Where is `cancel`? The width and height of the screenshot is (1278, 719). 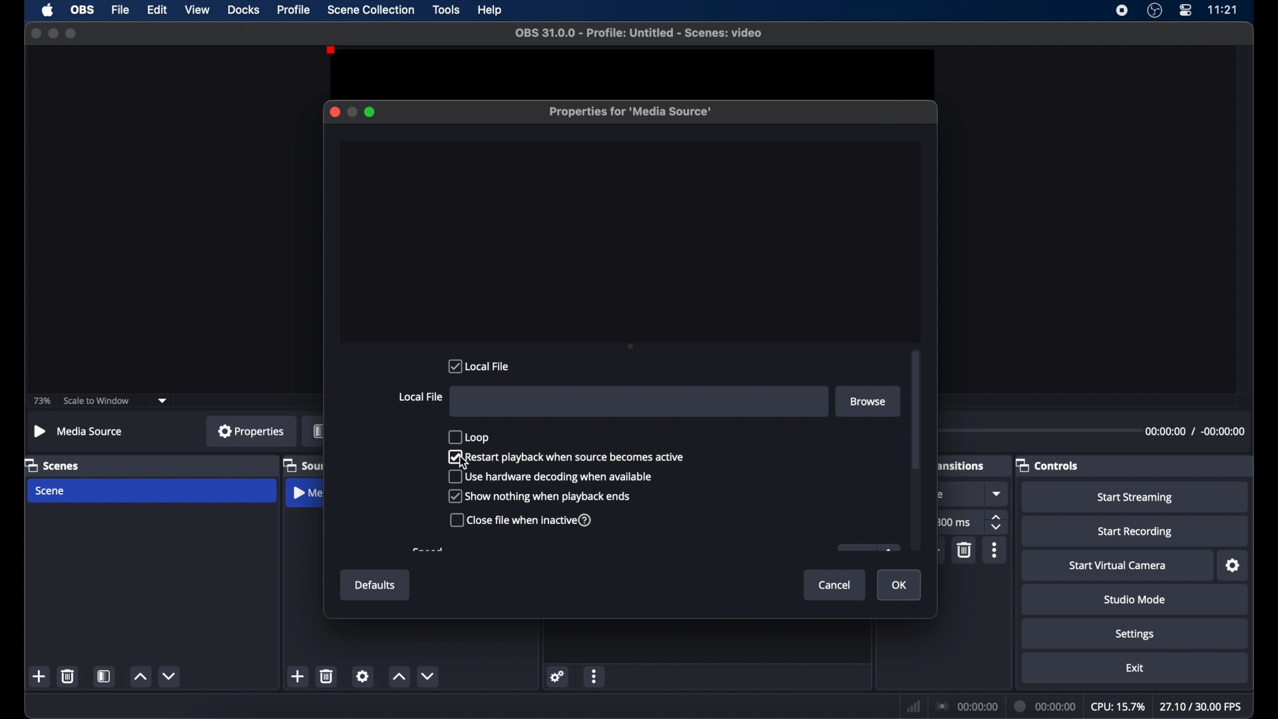
cancel is located at coordinates (835, 585).